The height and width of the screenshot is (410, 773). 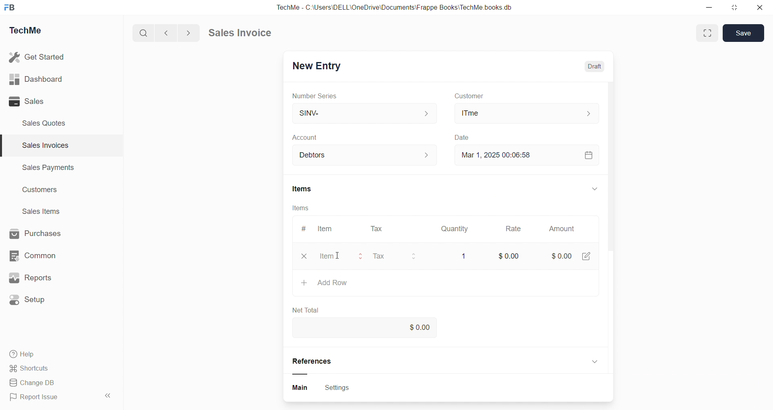 What do you see at coordinates (525, 113) in the screenshot?
I see `ITme|` at bounding box center [525, 113].